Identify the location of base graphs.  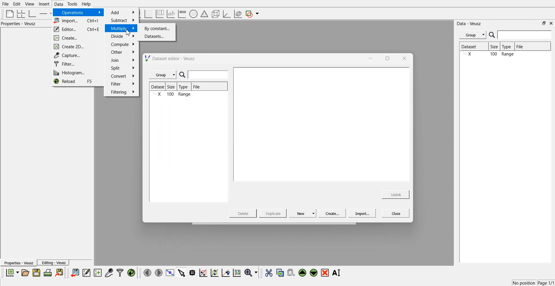
(33, 14).